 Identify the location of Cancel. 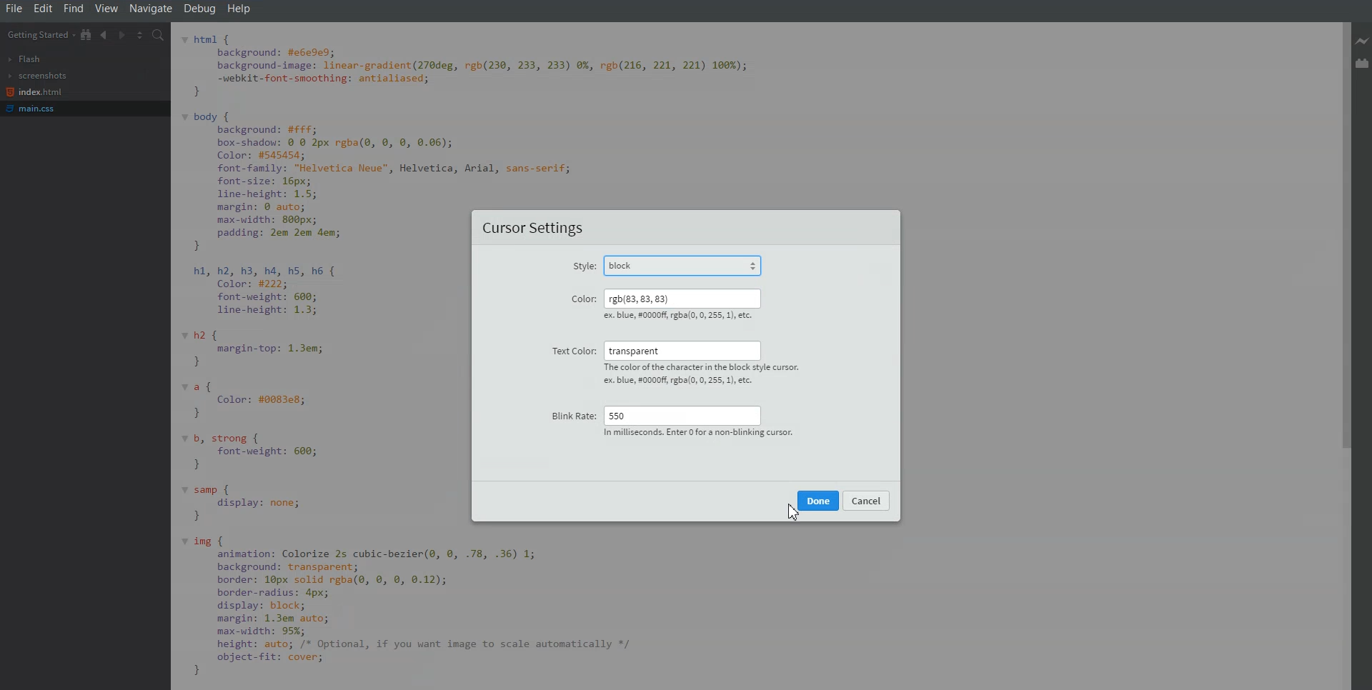
(867, 500).